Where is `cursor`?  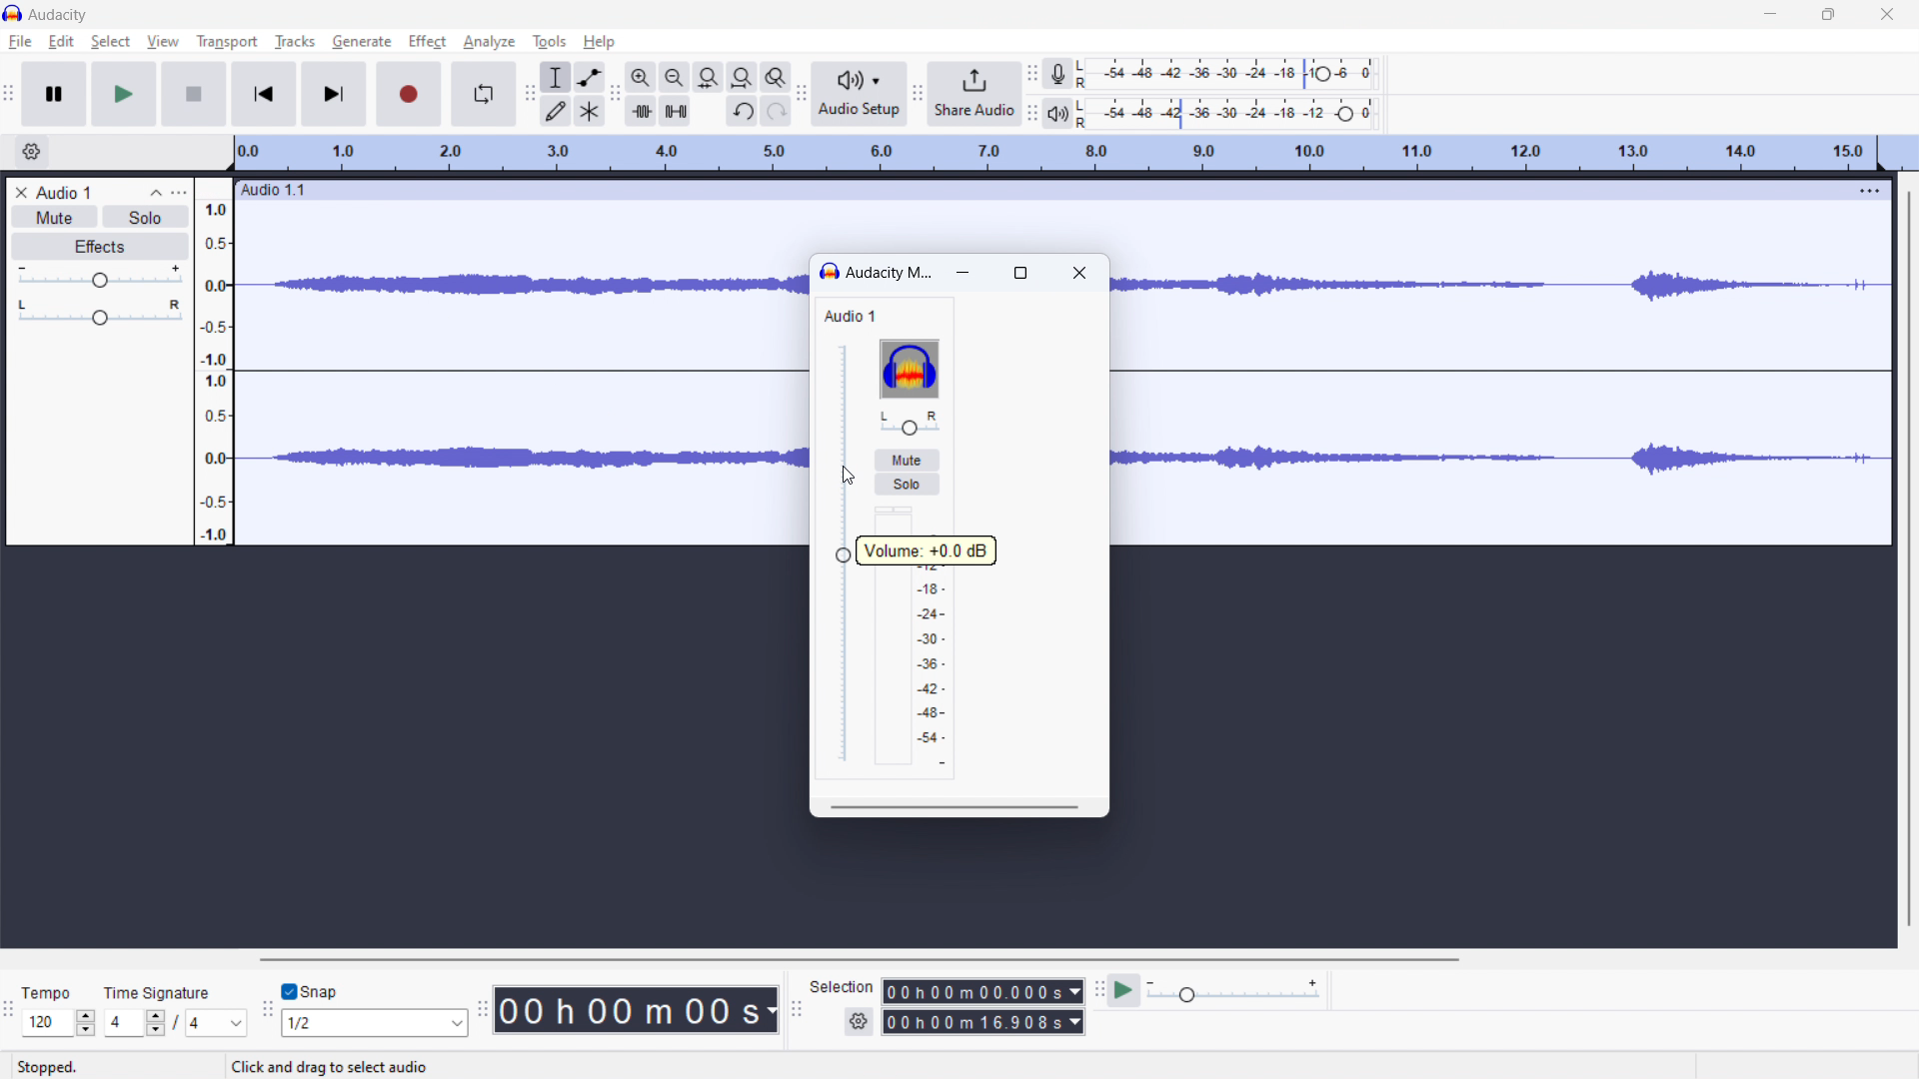 cursor is located at coordinates (843, 474).